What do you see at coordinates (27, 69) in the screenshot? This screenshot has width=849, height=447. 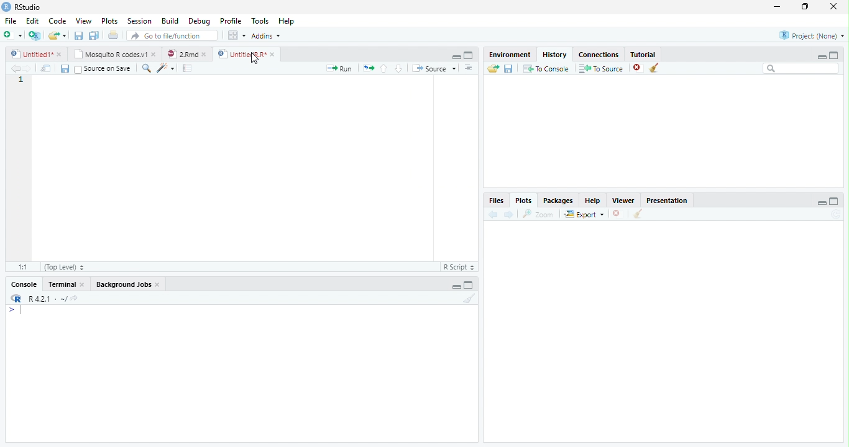 I see `Go forward to next source location` at bounding box center [27, 69].